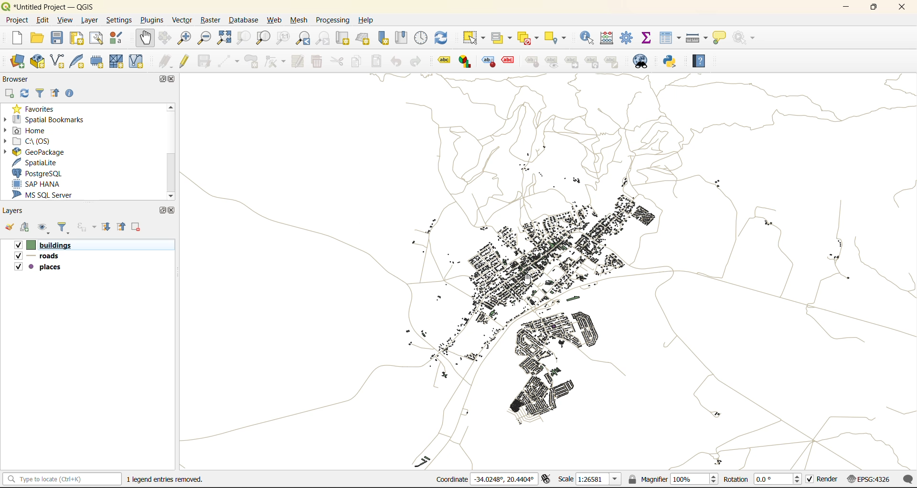 The height and width of the screenshot is (488, 917). What do you see at coordinates (42, 266) in the screenshot?
I see `places` at bounding box center [42, 266].